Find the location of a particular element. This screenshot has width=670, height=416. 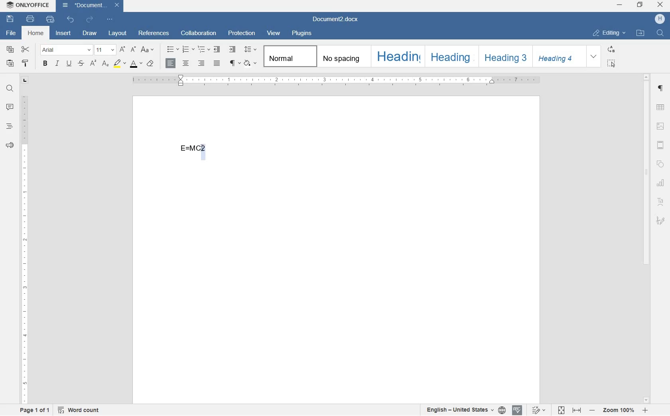

quick print is located at coordinates (50, 19).